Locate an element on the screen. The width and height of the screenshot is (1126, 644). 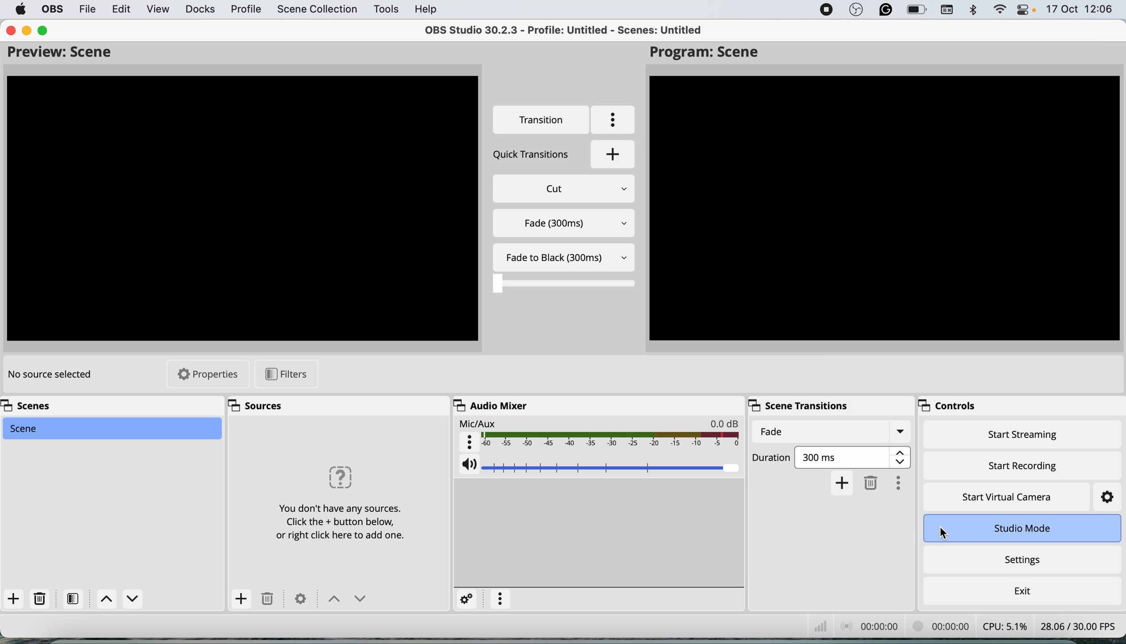
settings is located at coordinates (1107, 497).